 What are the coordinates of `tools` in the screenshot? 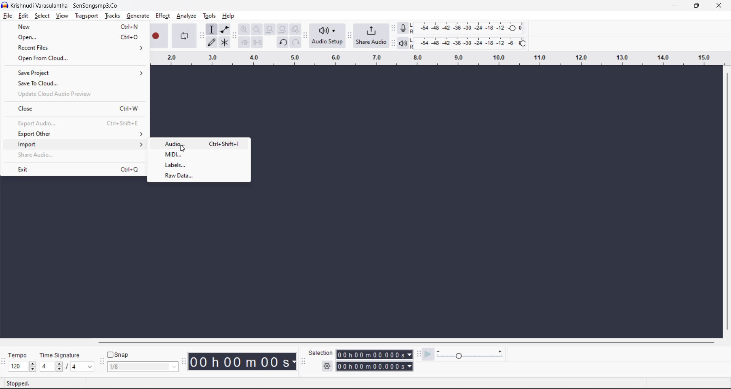 It's located at (211, 16).